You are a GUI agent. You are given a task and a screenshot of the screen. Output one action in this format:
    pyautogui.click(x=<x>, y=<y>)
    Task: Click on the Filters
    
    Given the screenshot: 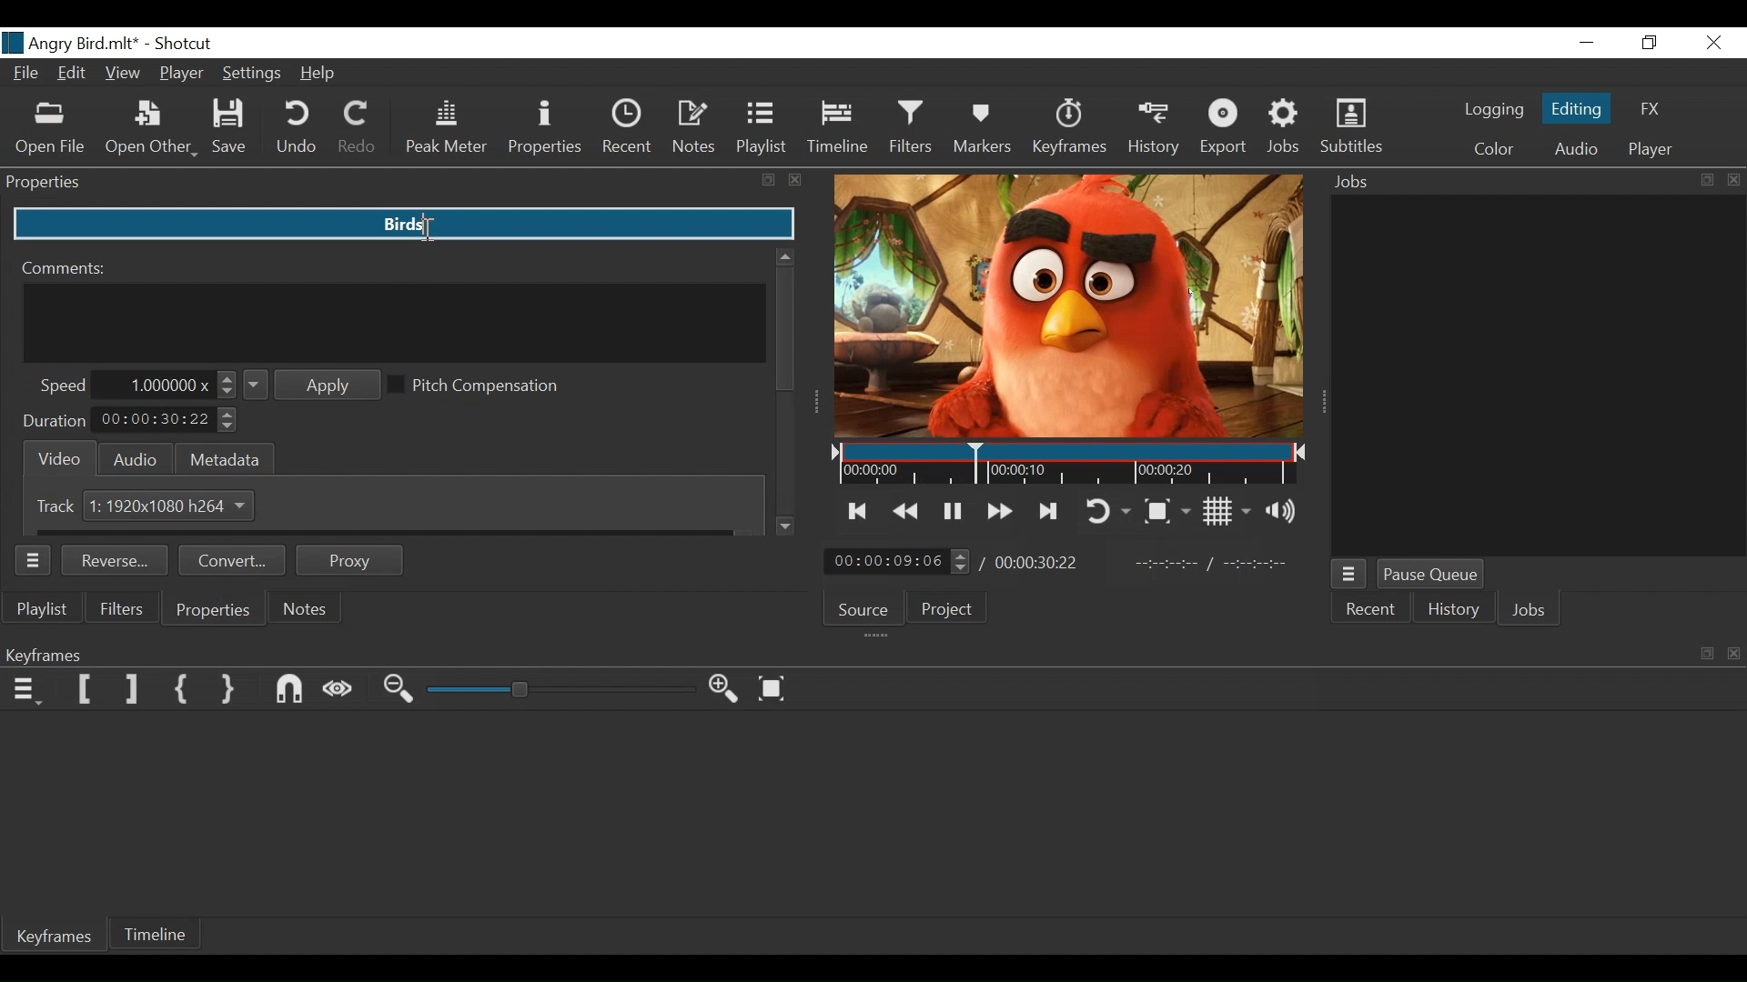 What is the action you would take?
    pyautogui.click(x=914, y=129)
    